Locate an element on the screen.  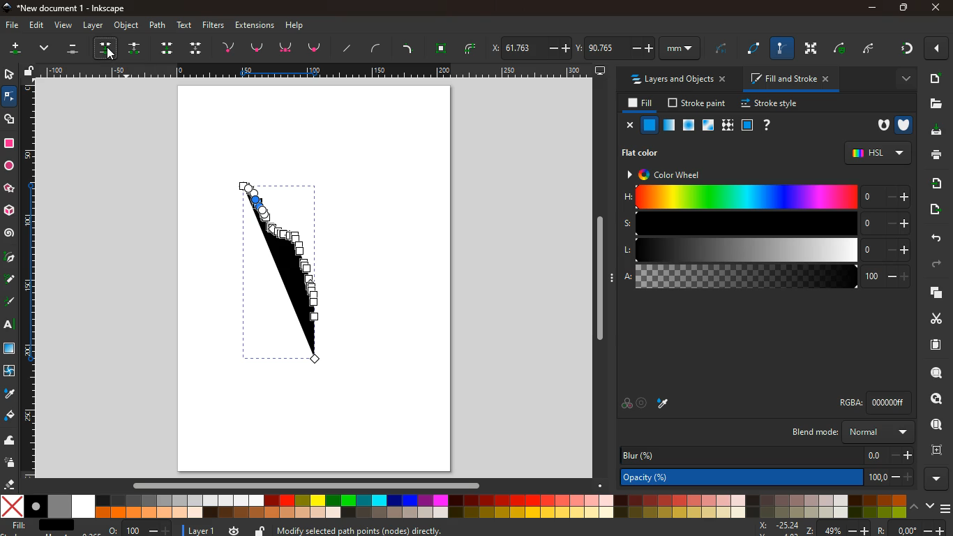
l is located at coordinates (763, 250).